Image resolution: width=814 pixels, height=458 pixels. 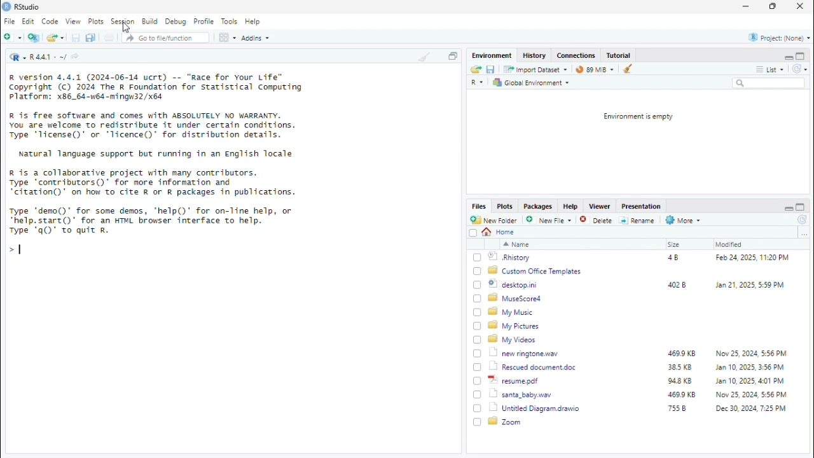 I want to click on desktop.ini 402B Jan 21, 2025, 5:59 PM, so click(x=638, y=284).